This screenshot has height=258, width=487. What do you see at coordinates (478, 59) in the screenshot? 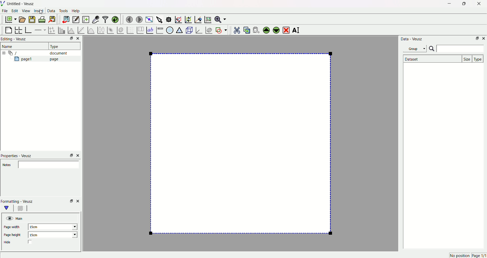
I see `Type` at bounding box center [478, 59].